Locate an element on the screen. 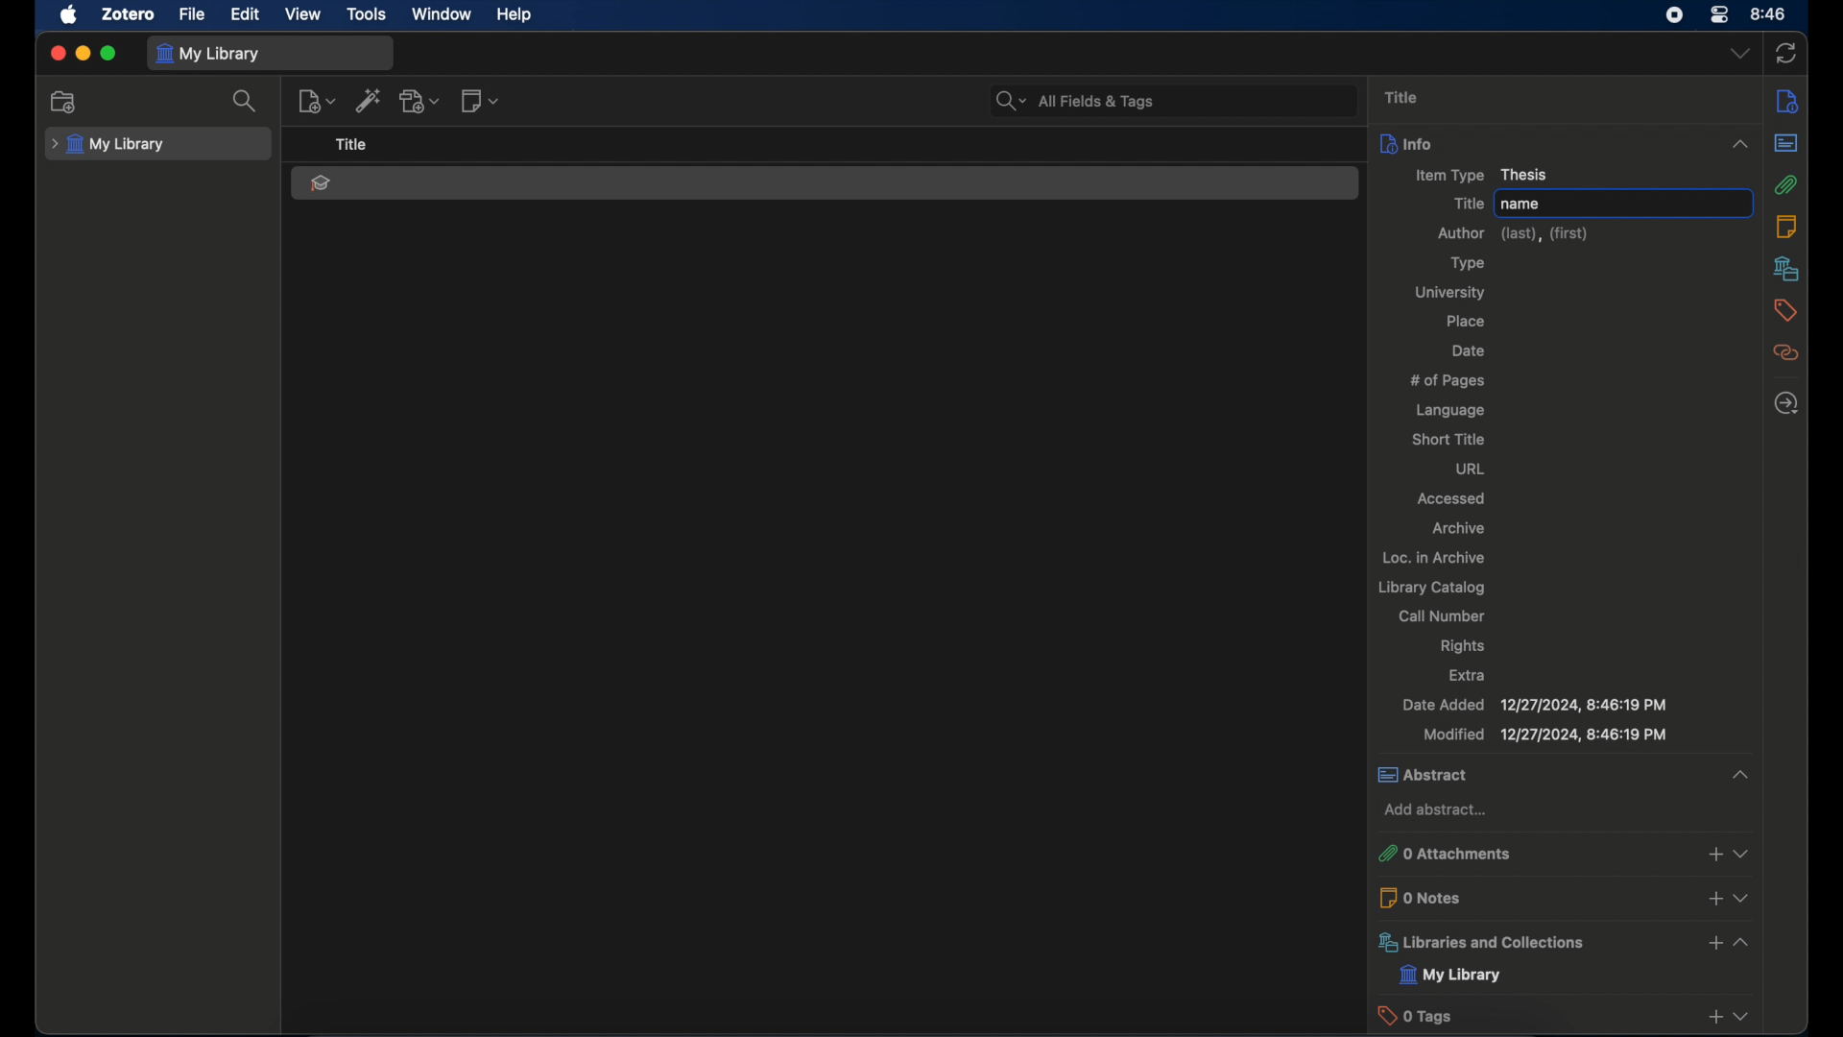  author is located at coordinates (1513, 234).